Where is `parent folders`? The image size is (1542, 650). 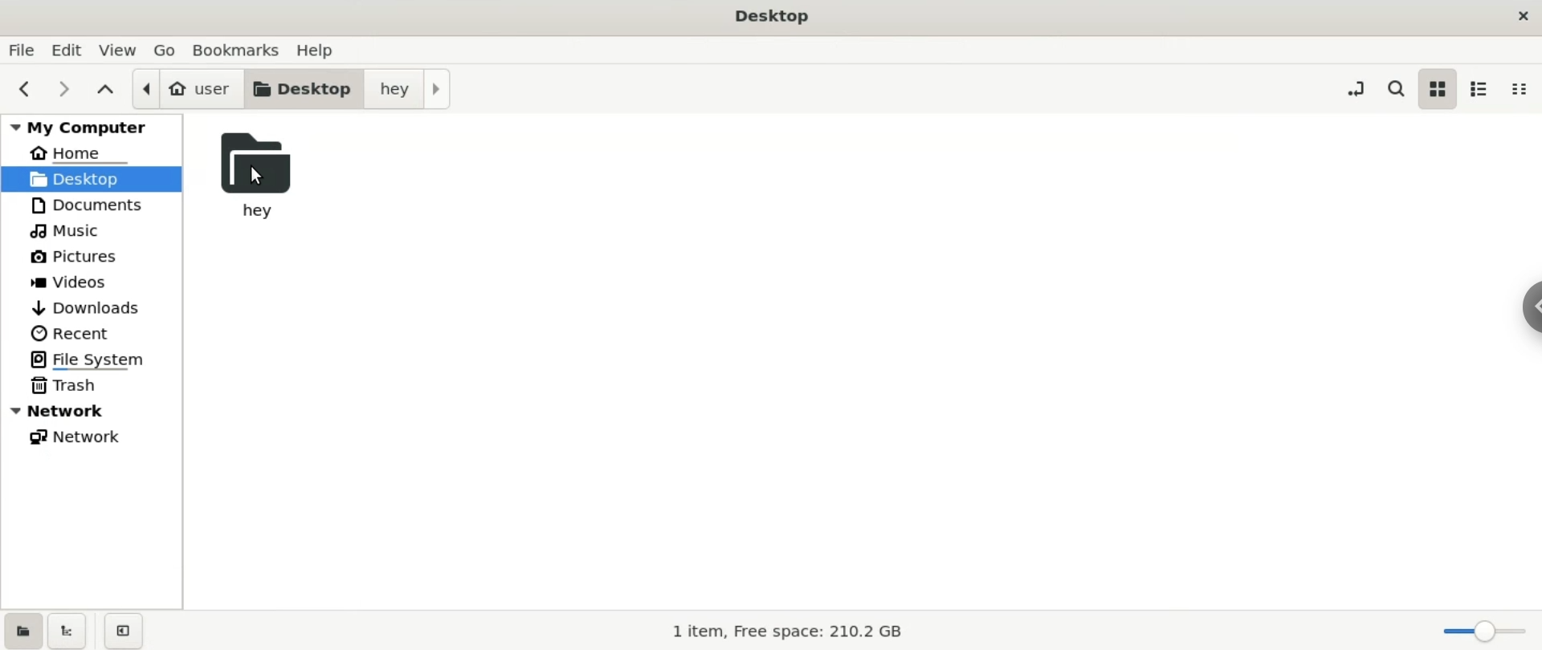
parent folders is located at coordinates (108, 91).